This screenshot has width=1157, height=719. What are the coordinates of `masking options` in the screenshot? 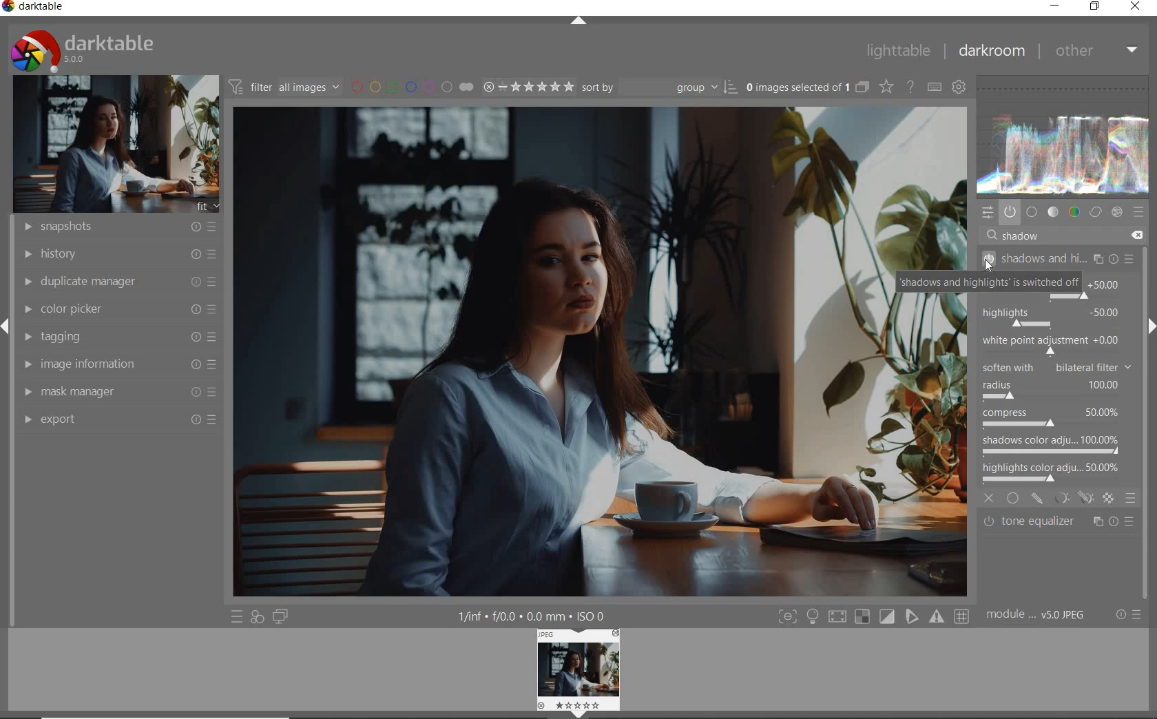 It's located at (1073, 498).